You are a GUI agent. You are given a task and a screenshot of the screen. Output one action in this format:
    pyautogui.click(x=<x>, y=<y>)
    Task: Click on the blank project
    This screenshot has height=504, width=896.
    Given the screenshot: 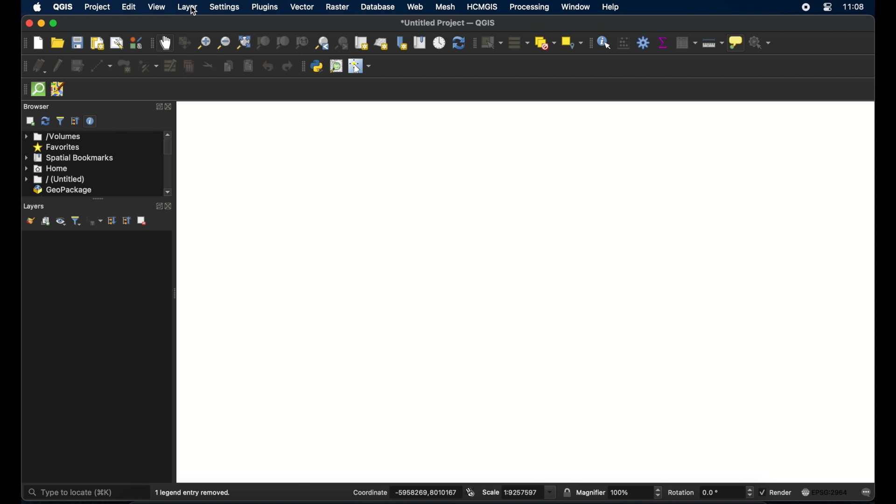 What is the action you would take?
    pyautogui.click(x=531, y=291)
    